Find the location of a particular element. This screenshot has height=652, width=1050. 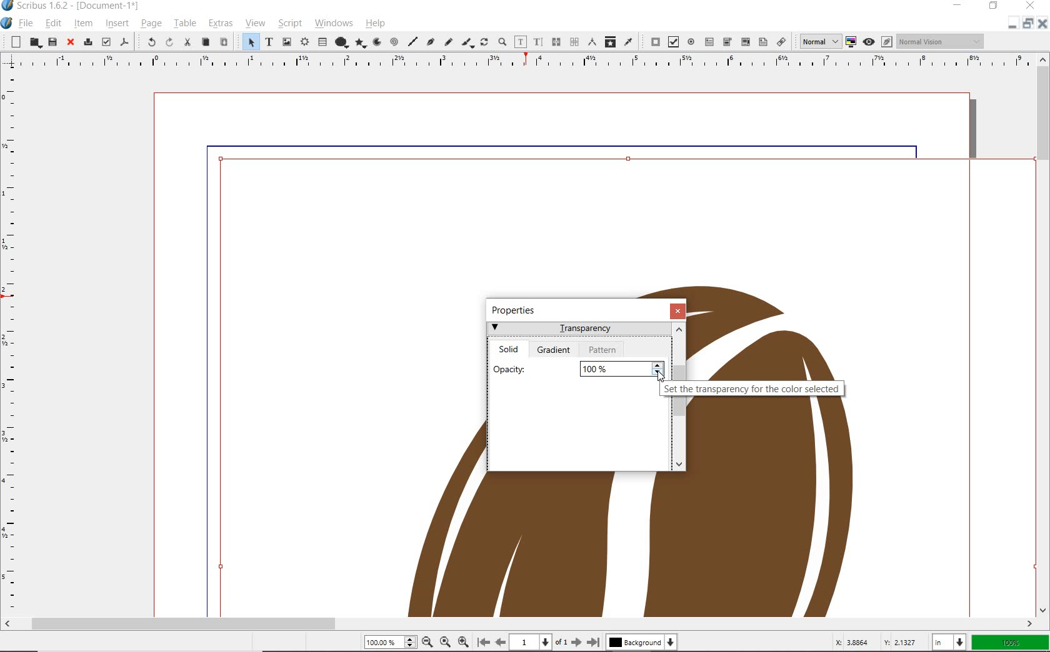

render frame is located at coordinates (303, 42).